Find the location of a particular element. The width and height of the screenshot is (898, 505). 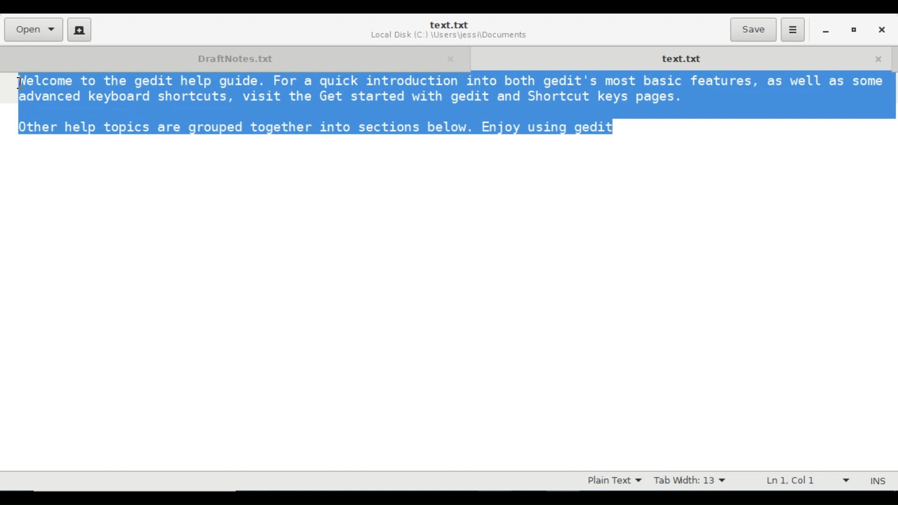

Welcome to the gedit help guide. For a quick introduction into both gedit's most basic features, as well as some
advanced keyboard shortcuts, visit the Get started with gedit and Shortcut keys pages. is located at coordinates (449, 89).